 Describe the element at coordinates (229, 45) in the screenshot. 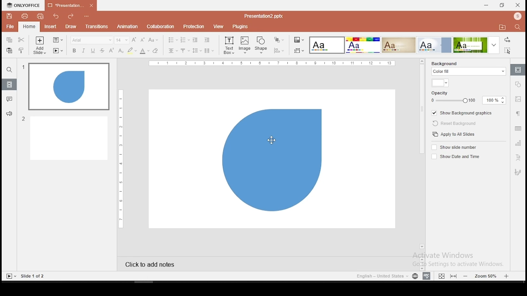

I see `text box` at that location.